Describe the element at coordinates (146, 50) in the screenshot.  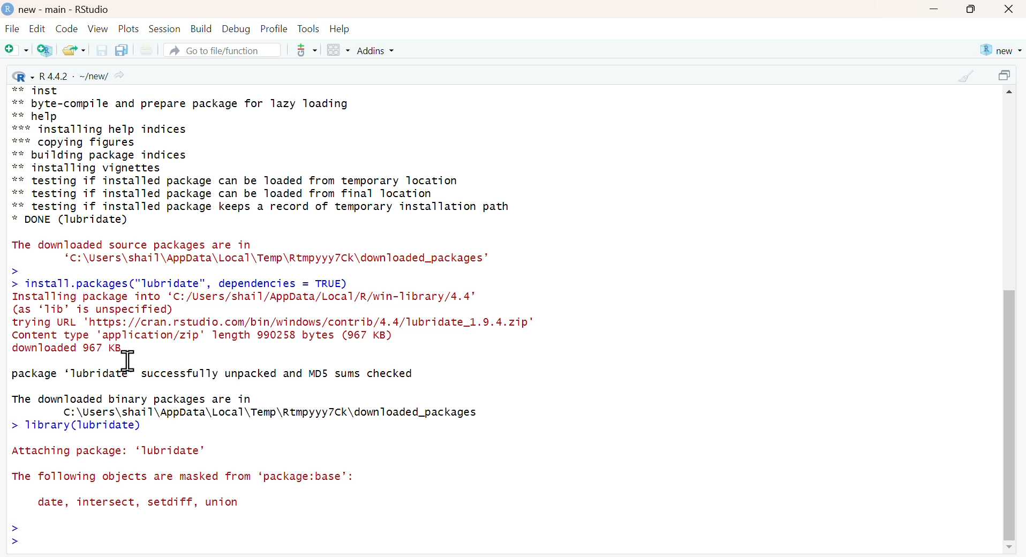
I see `print` at that location.